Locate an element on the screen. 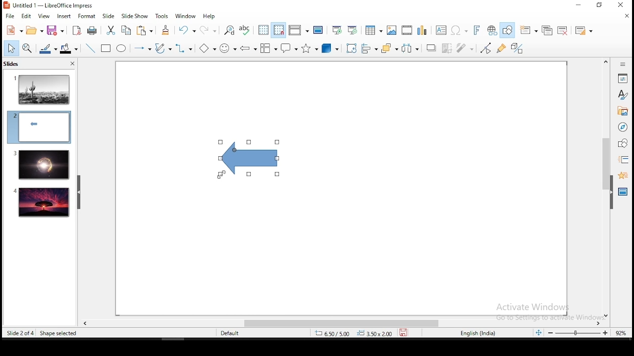  start from current slide is located at coordinates (353, 30).